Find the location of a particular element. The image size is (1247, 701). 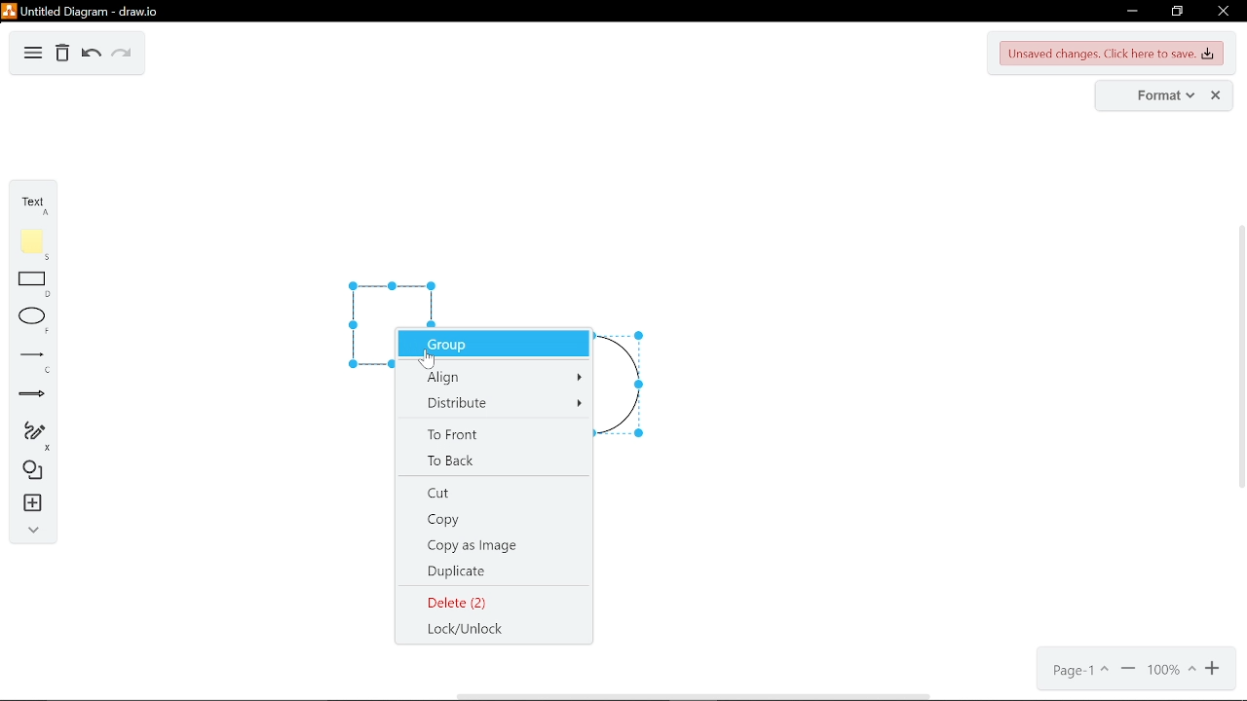

zoom out is located at coordinates (1128, 671).